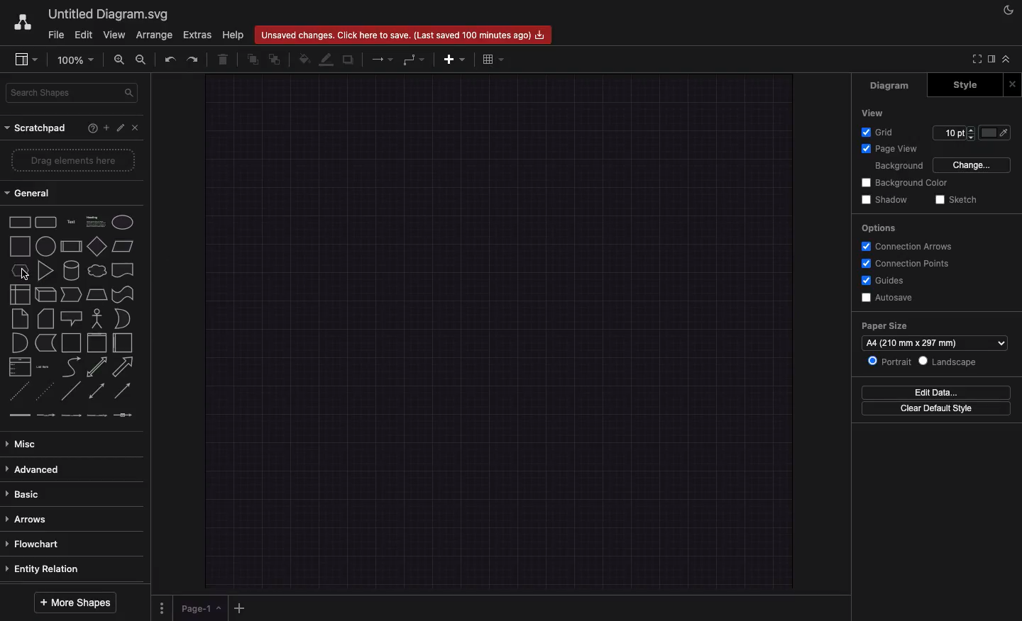 This screenshot has height=621, width=1022. Describe the element at coordinates (136, 128) in the screenshot. I see `Close` at that location.